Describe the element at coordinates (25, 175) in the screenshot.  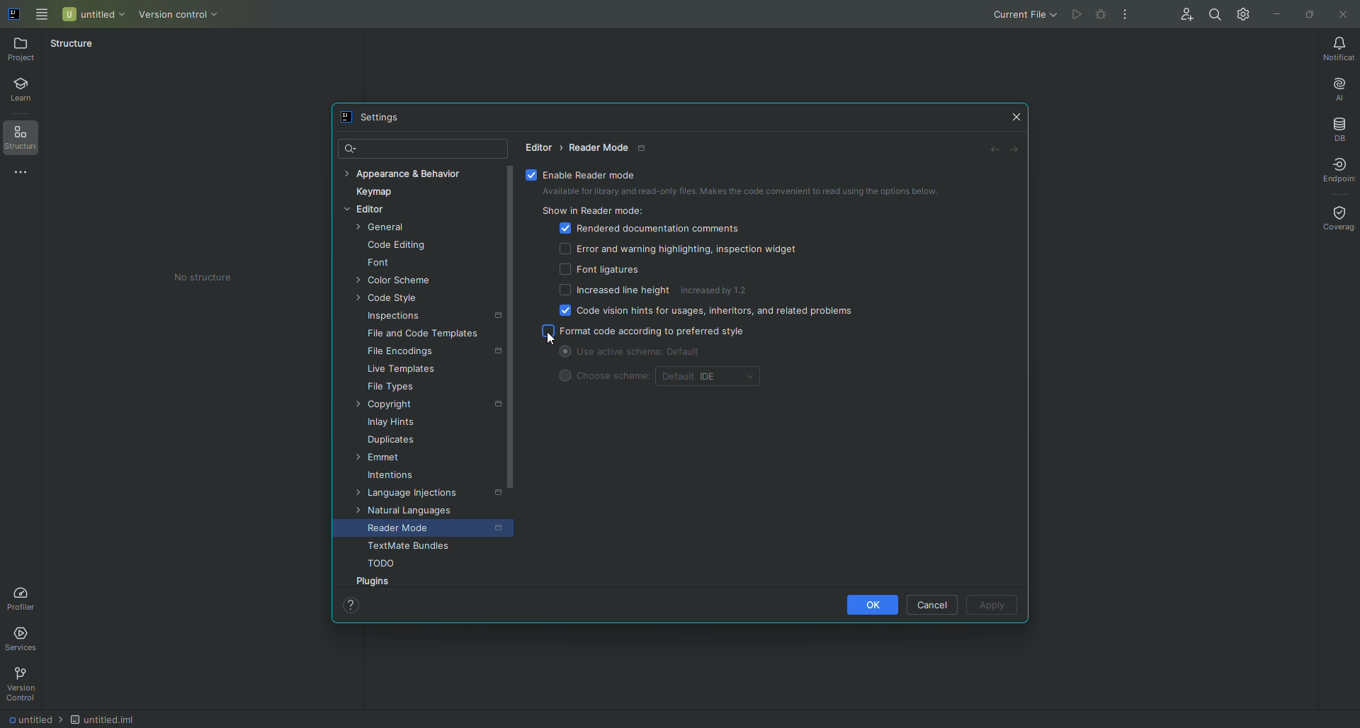
I see `More Tools` at that location.